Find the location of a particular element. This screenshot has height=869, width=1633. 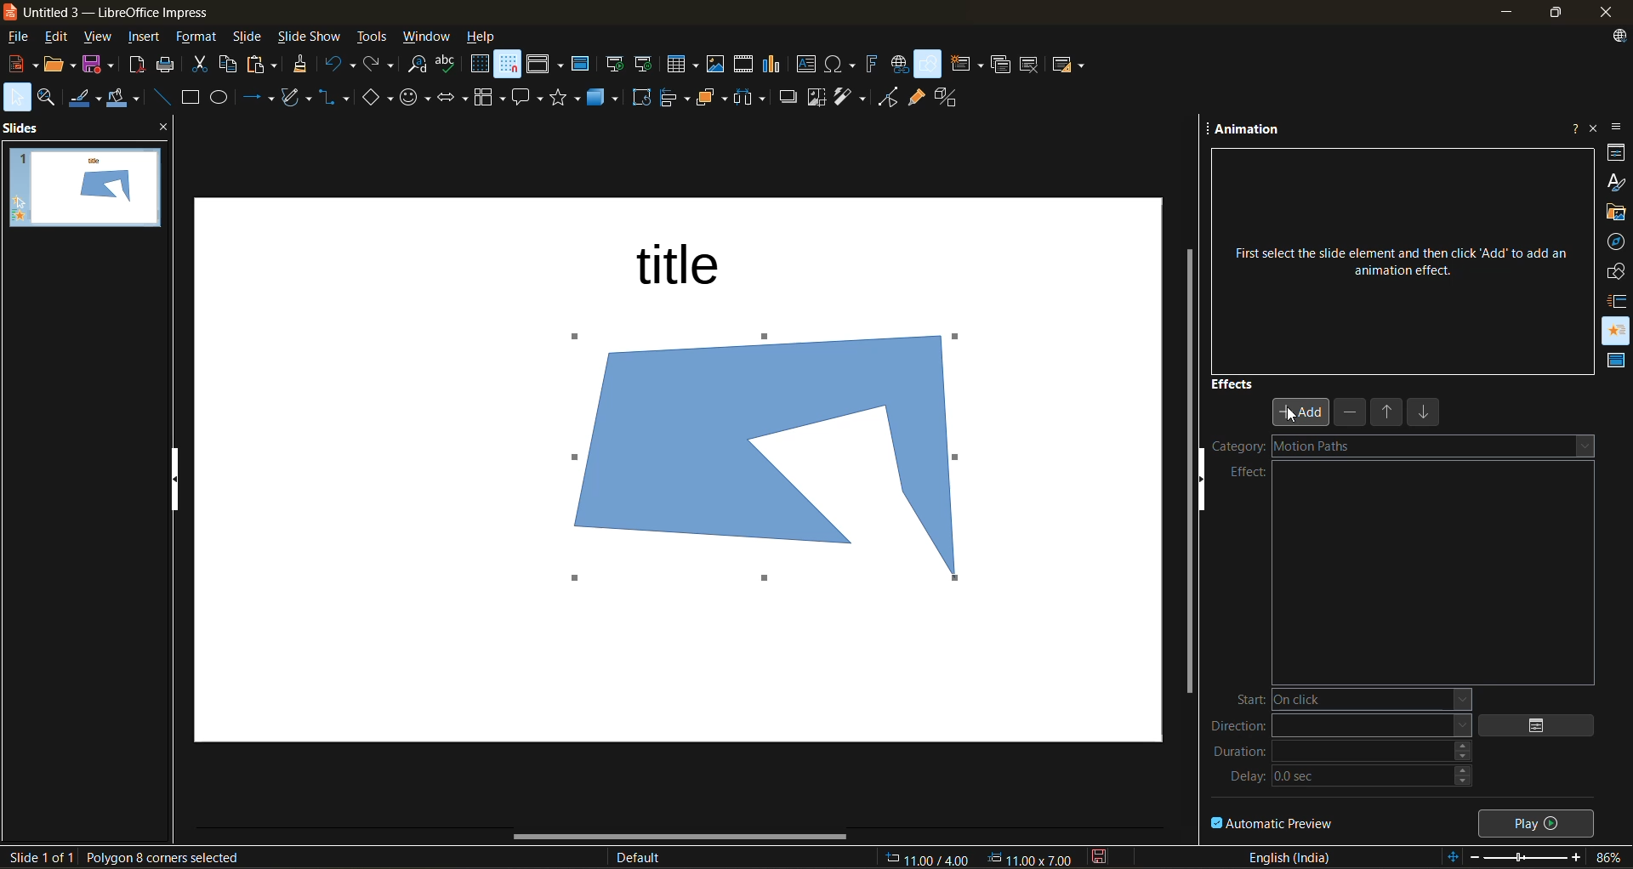

motion paths is located at coordinates (1319, 447).